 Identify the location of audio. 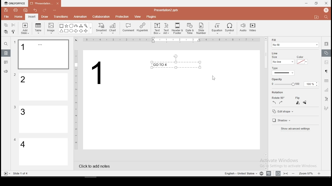
(243, 28).